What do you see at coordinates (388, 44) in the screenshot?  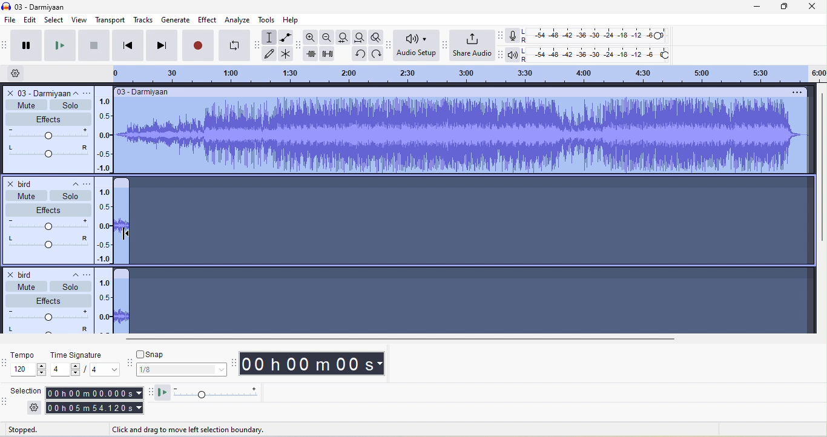 I see `audacity audio setup toolbar` at bounding box center [388, 44].